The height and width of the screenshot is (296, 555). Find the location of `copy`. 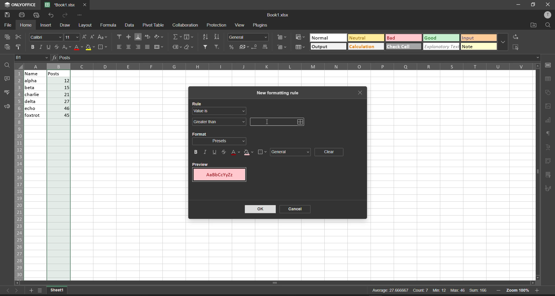

copy is located at coordinates (5, 37).